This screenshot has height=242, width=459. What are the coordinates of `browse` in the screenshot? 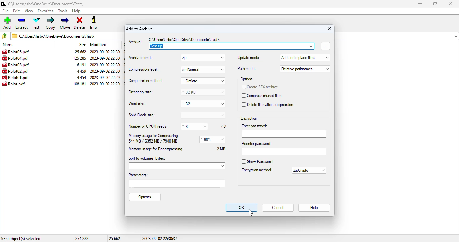 It's located at (325, 46).